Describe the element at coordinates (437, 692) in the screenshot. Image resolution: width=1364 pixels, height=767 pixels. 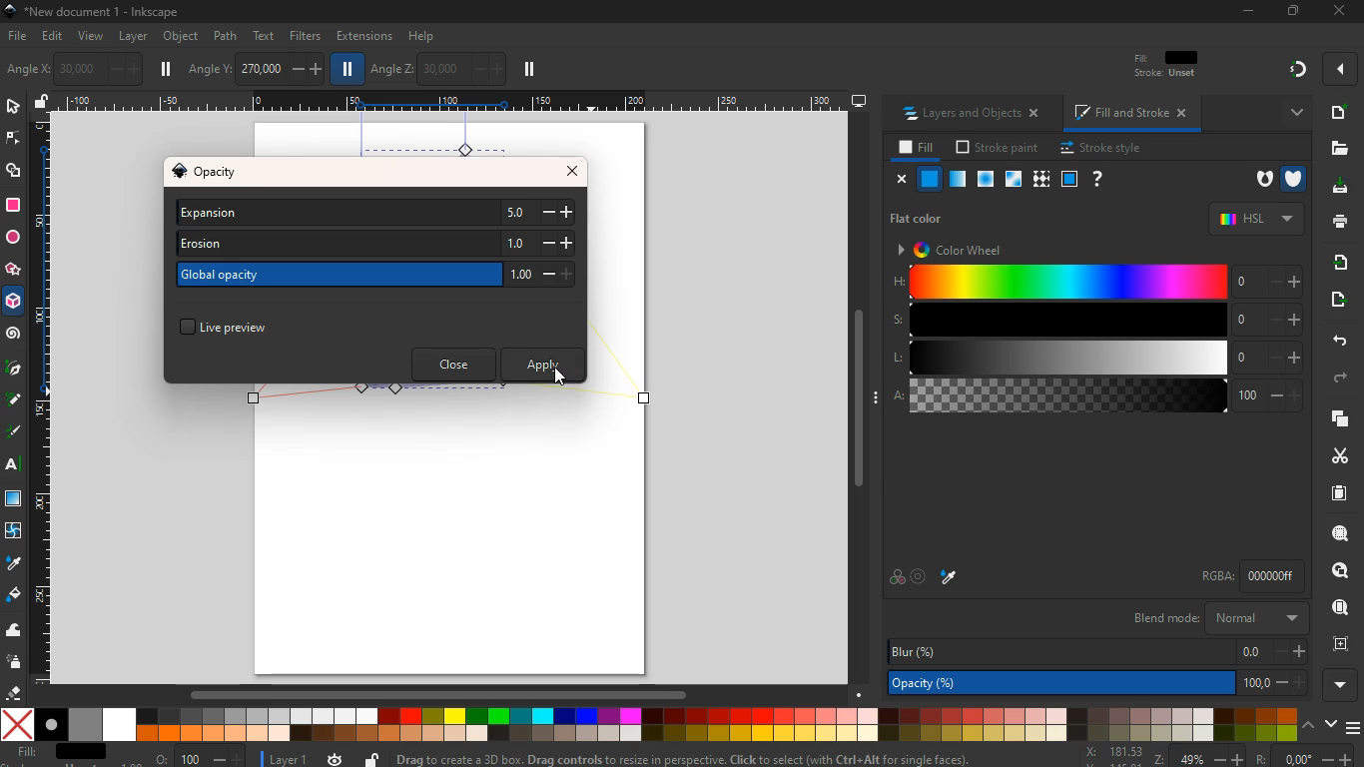
I see `Scrollbar` at that location.